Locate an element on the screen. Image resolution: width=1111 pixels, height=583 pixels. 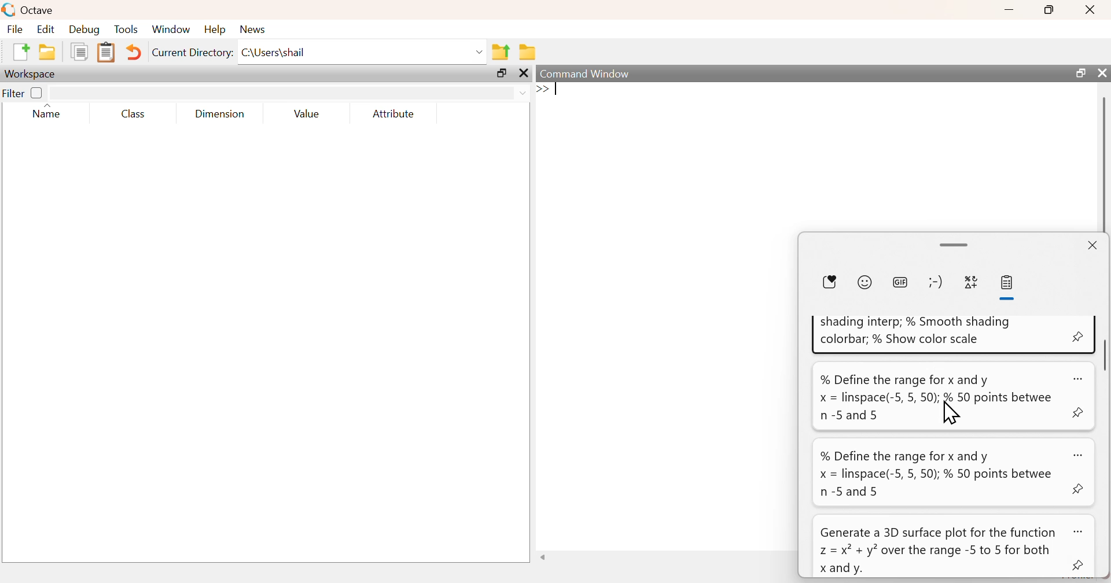
Dropdown is located at coordinates (480, 53).